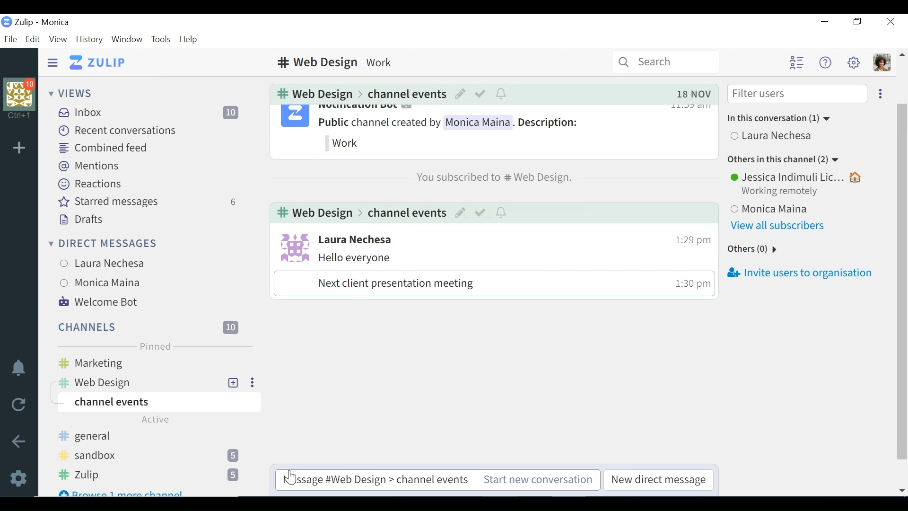  What do you see at coordinates (487, 274) in the screenshot?
I see `Messages` at bounding box center [487, 274].